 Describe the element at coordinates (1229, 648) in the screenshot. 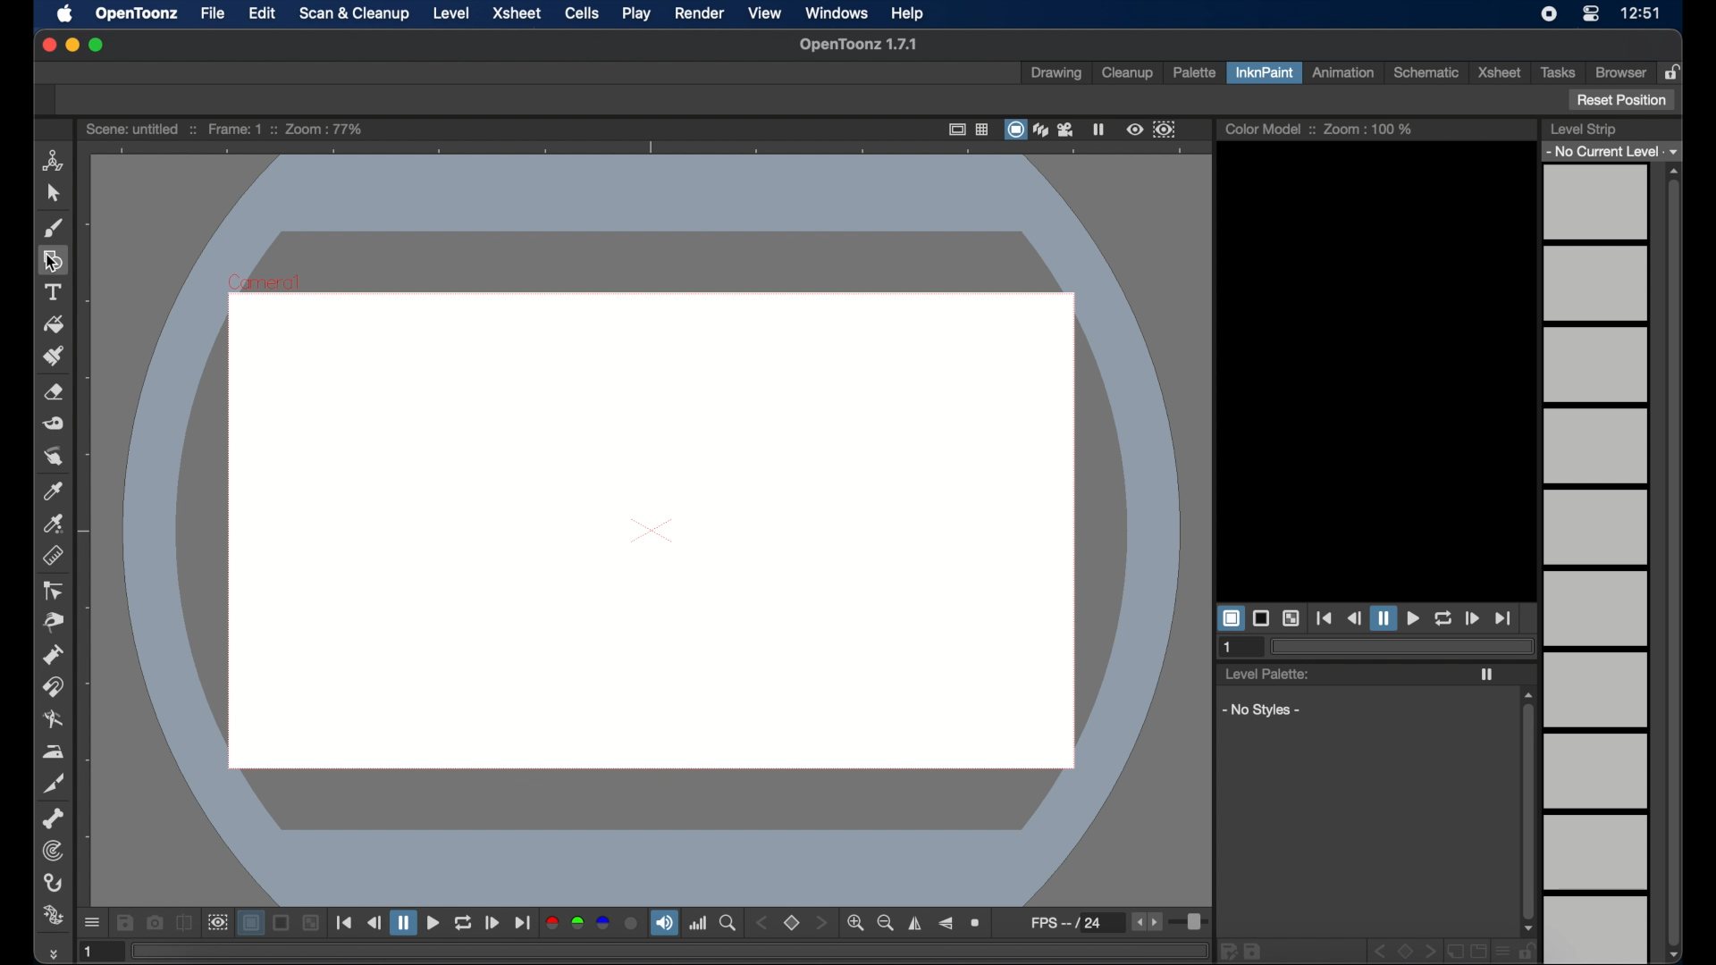

I see `1` at that location.